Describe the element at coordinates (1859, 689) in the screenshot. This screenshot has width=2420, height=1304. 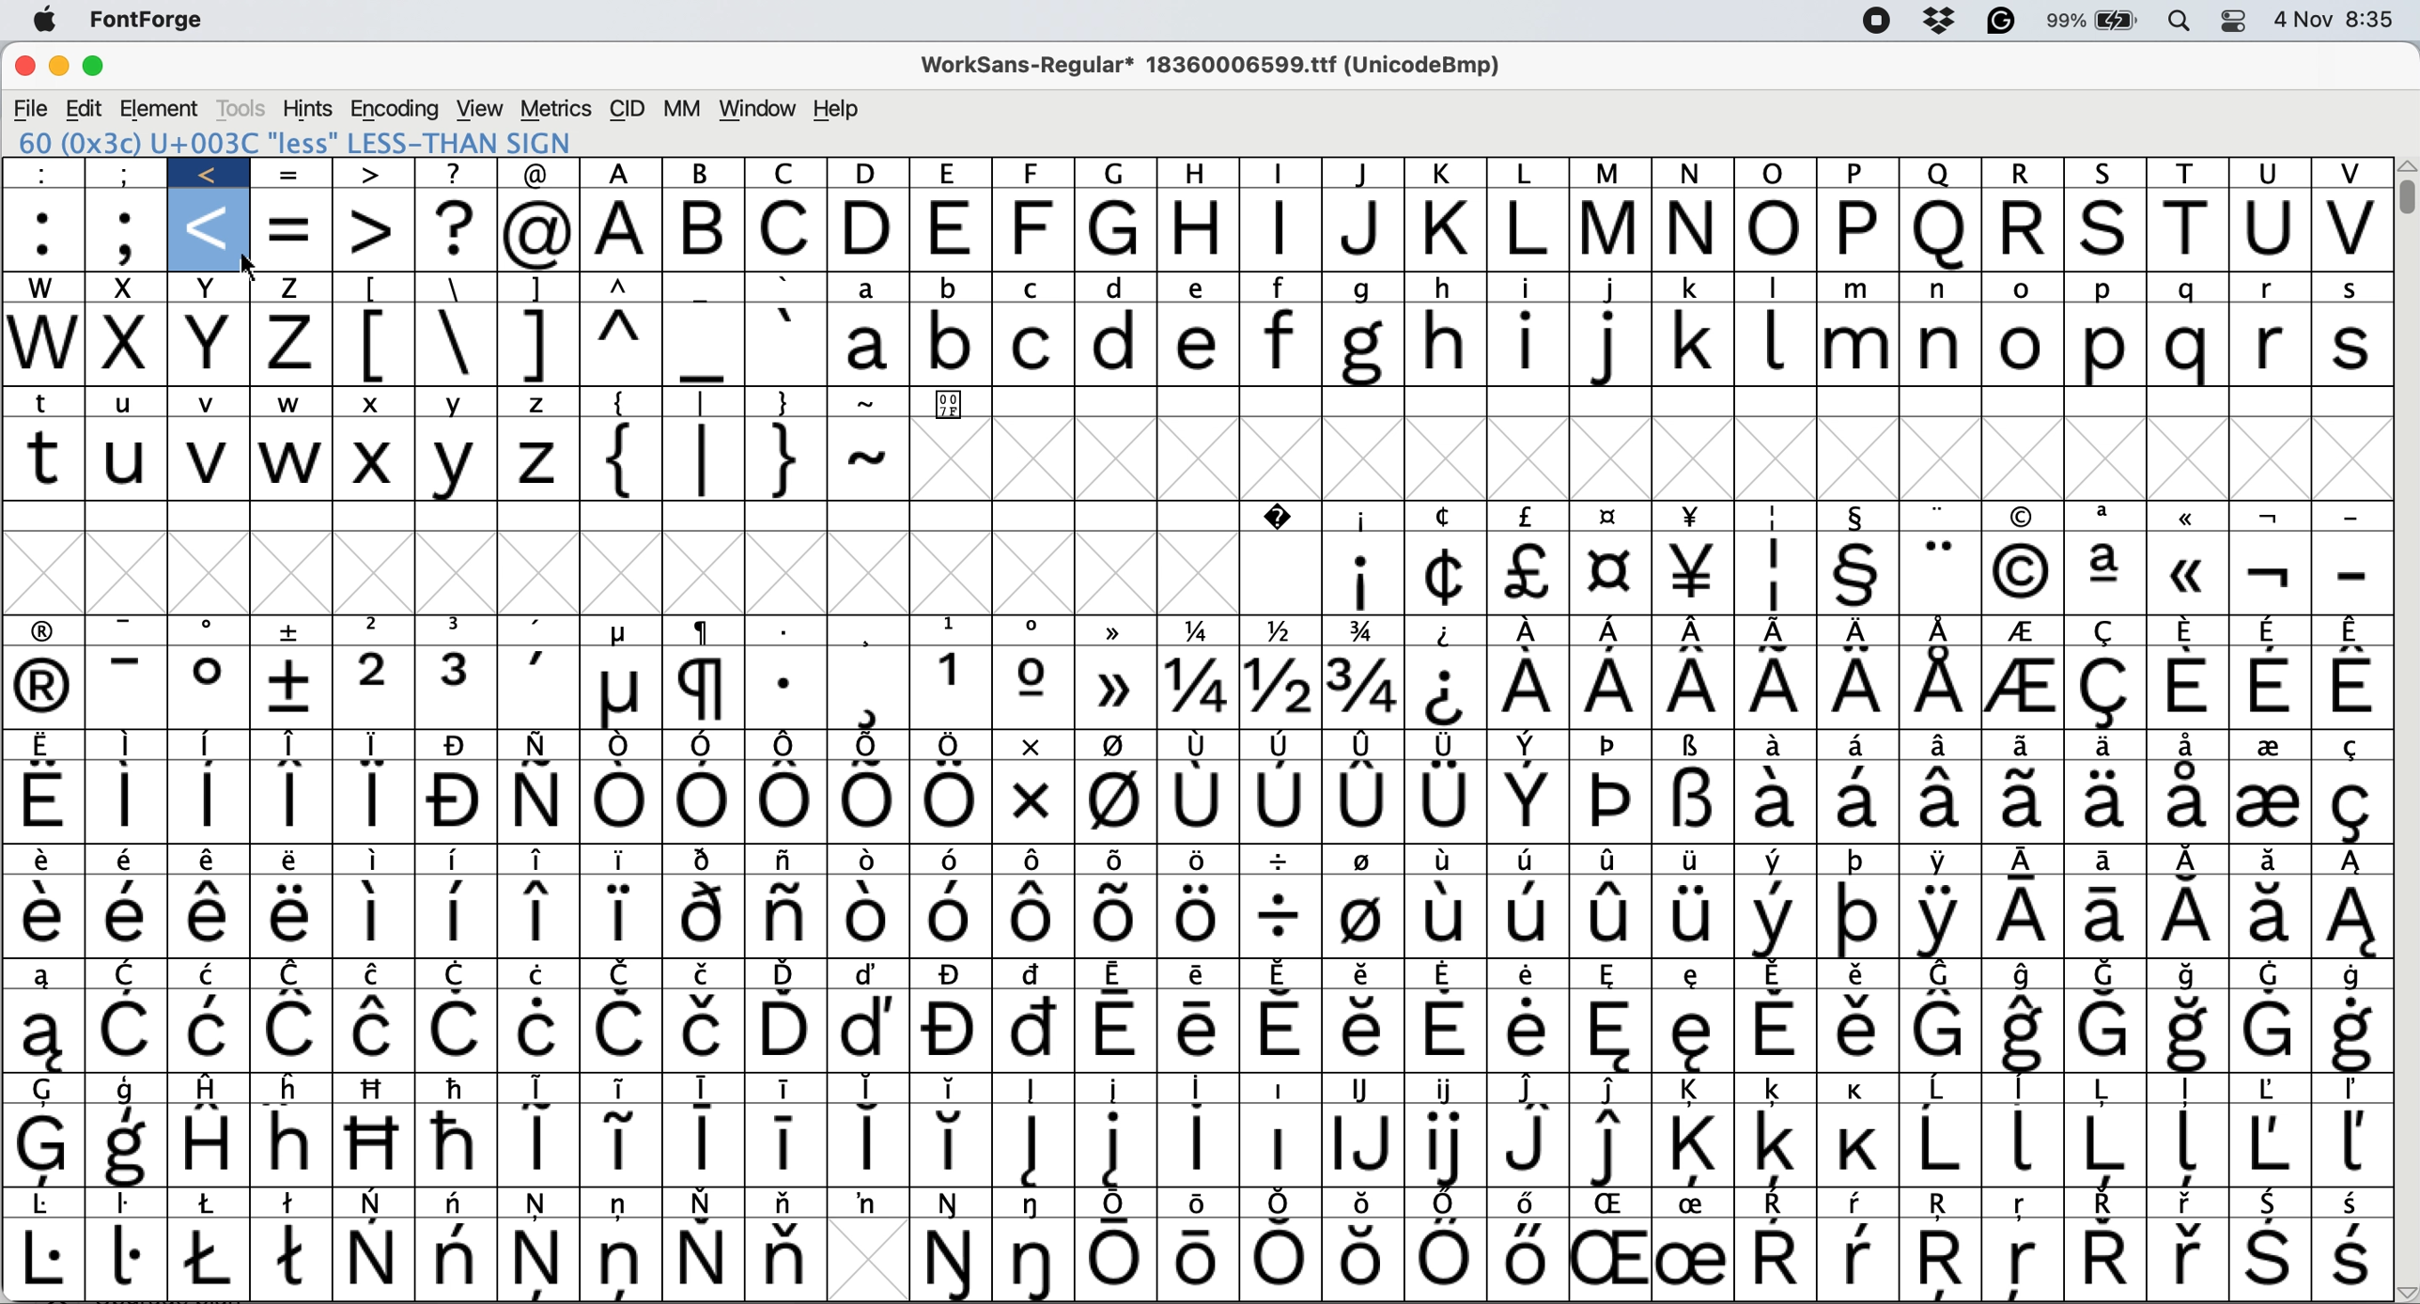
I see `Symbol` at that location.